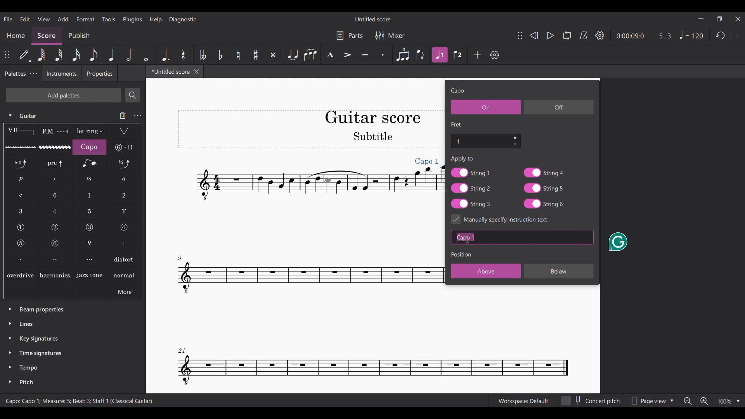  Describe the element at coordinates (89, 179) in the screenshot. I see `RH guitar fingering m` at that location.